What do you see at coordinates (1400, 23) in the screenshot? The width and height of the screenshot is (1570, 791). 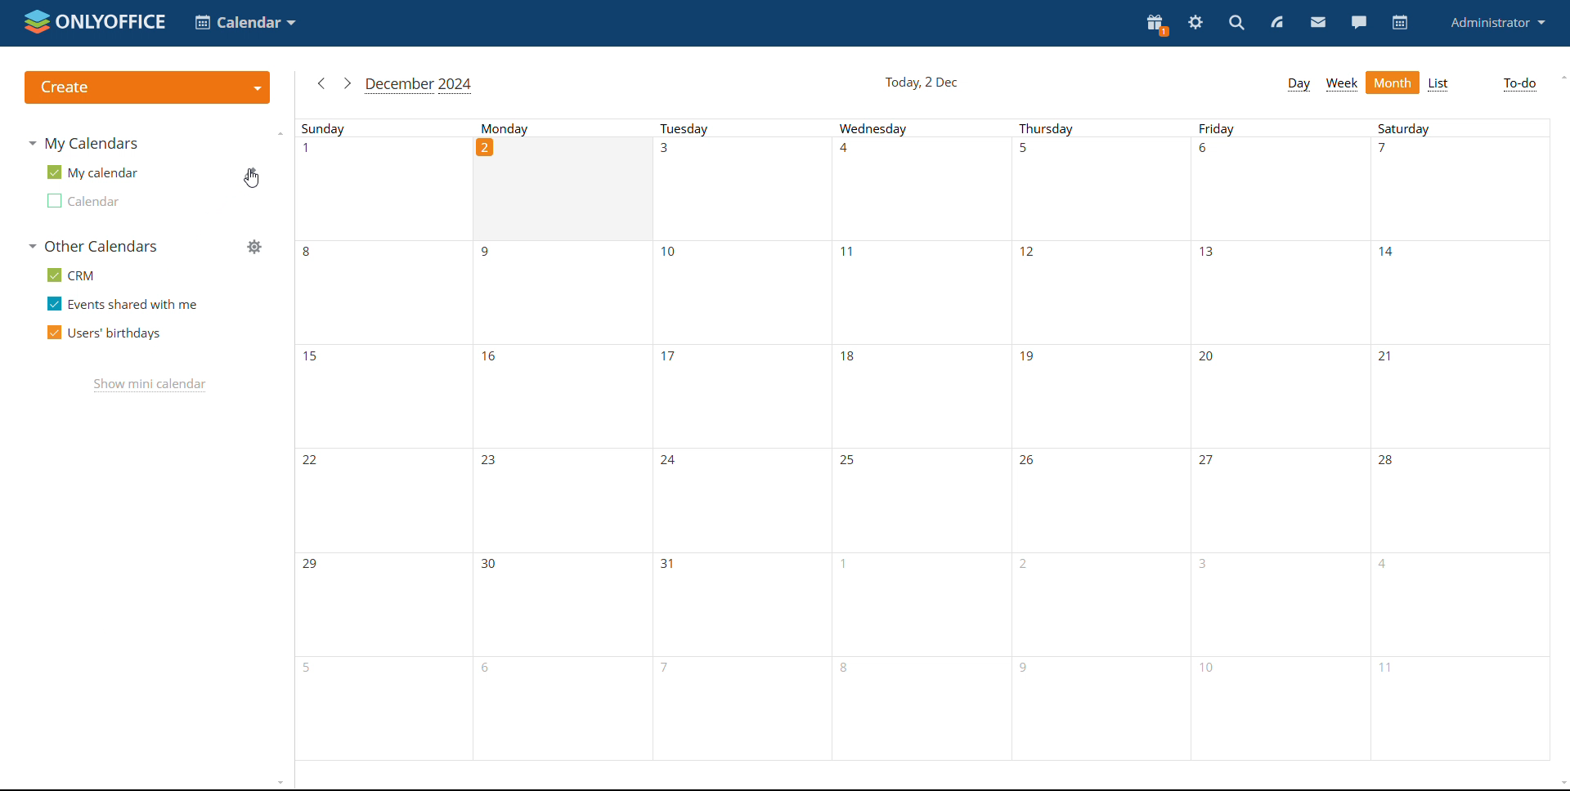 I see `calendar` at bounding box center [1400, 23].